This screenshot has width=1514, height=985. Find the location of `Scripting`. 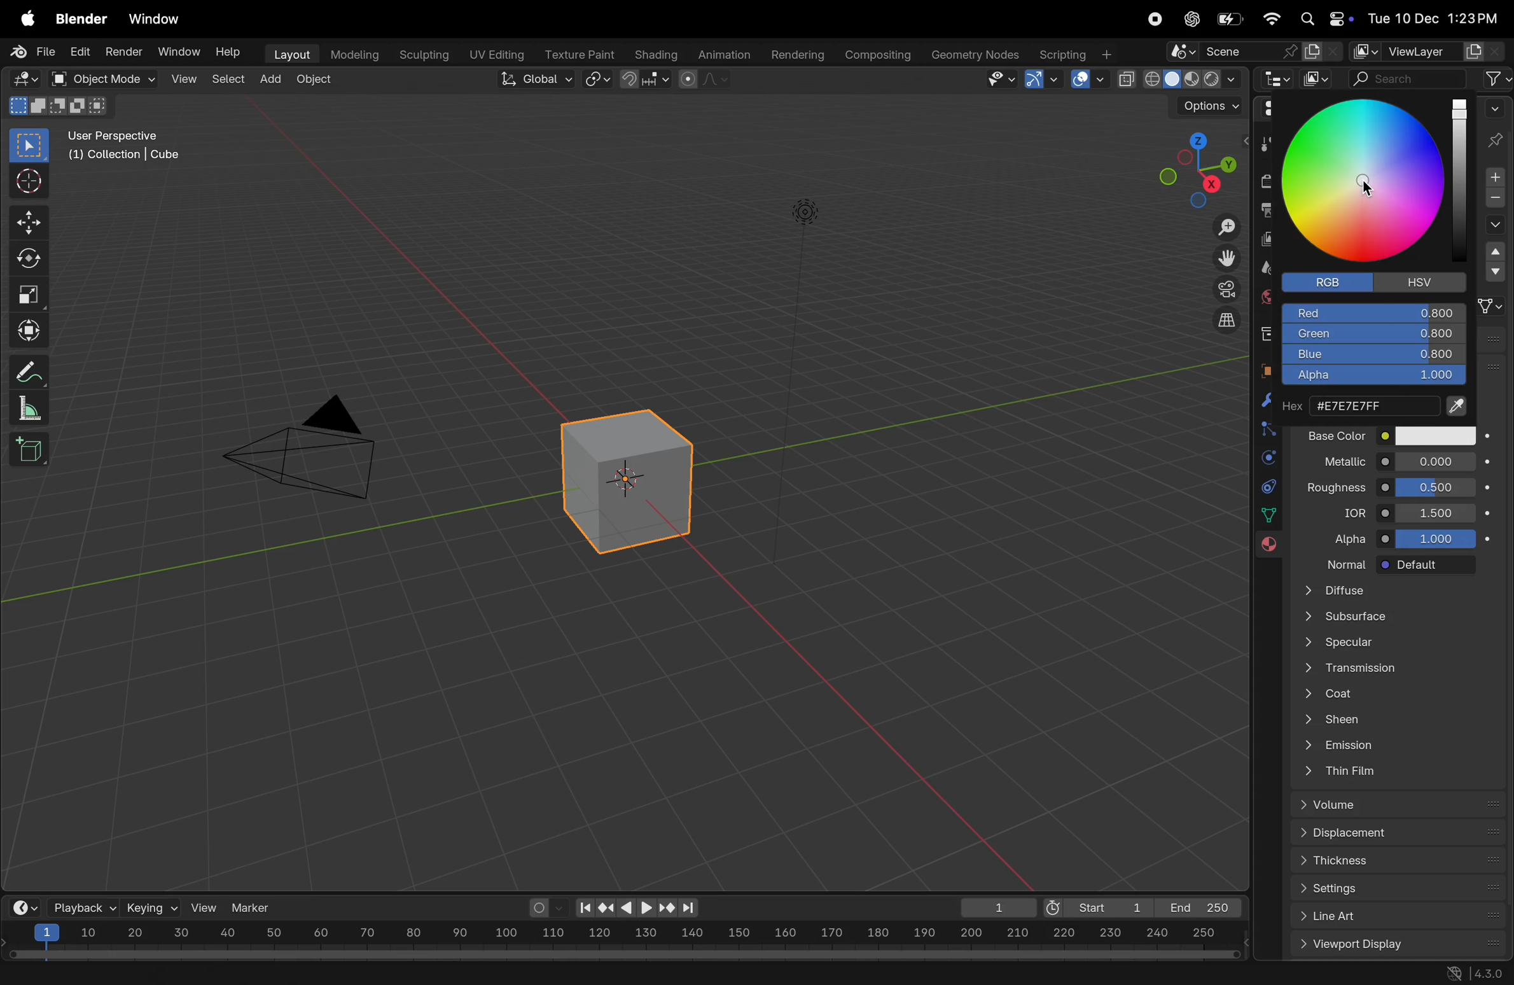

Scripting is located at coordinates (1074, 50).